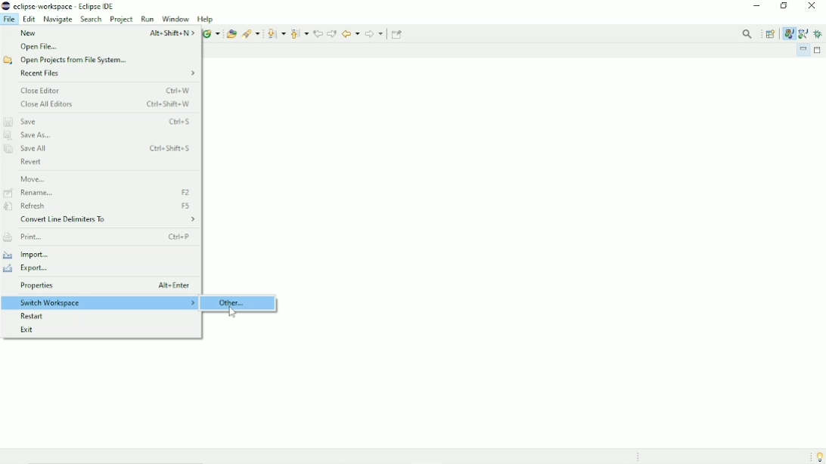 The width and height of the screenshot is (826, 464). What do you see at coordinates (803, 50) in the screenshot?
I see `Minimize` at bounding box center [803, 50].